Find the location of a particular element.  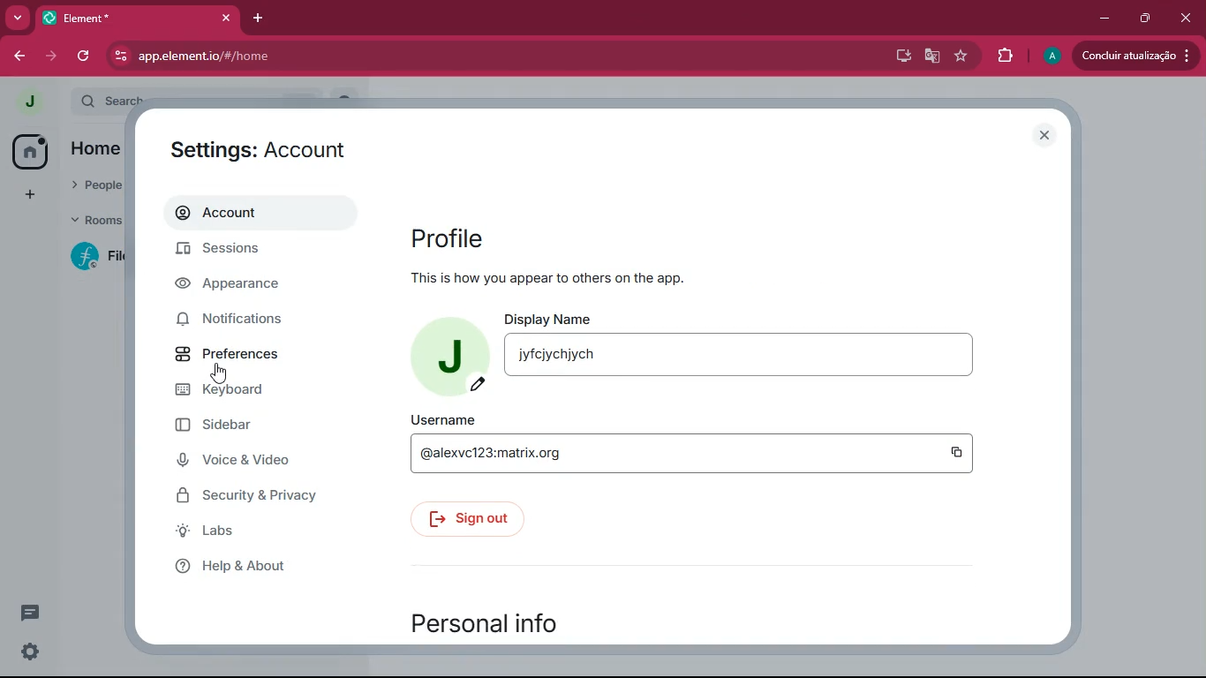

This is how you appear to others on the app. is located at coordinates (580, 280).